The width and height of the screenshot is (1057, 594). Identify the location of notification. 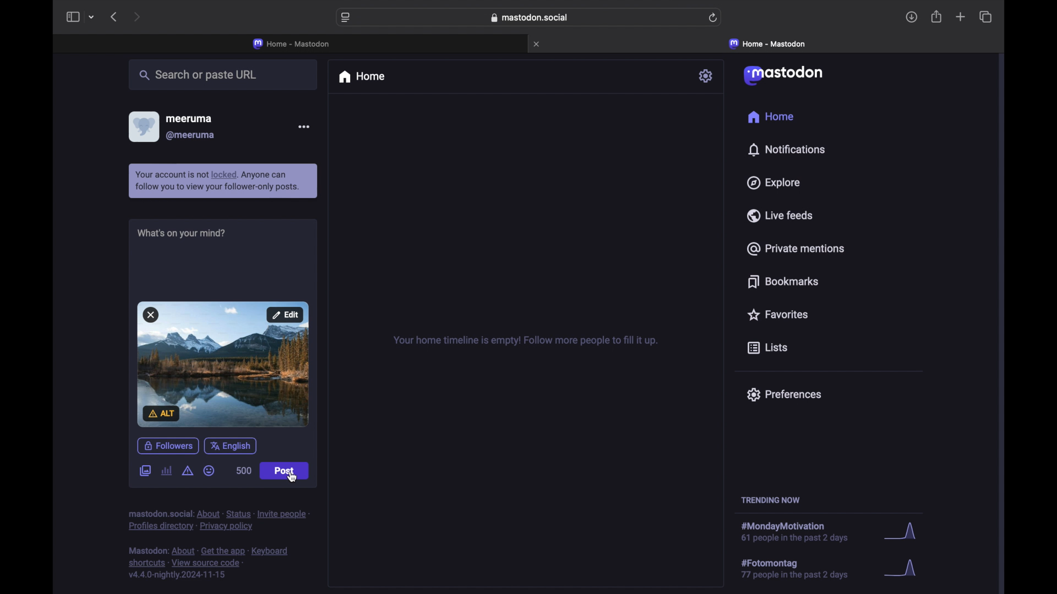
(224, 181).